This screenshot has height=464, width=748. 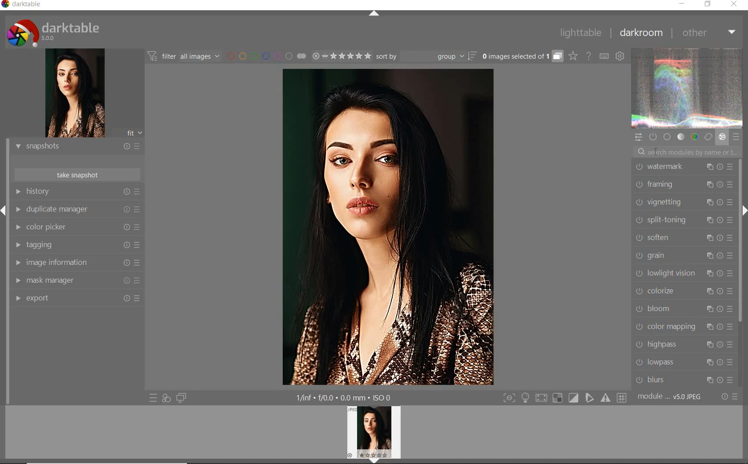 I want to click on enable online help, so click(x=588, y=56).